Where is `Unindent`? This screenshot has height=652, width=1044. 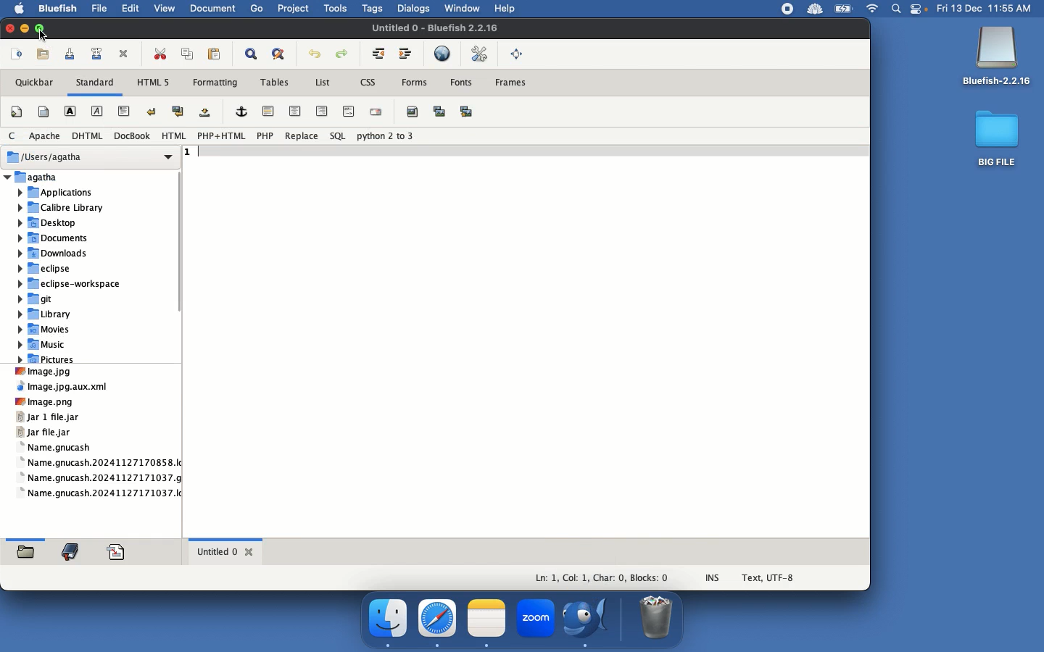 Unindent is located at coordinates (377, 52).